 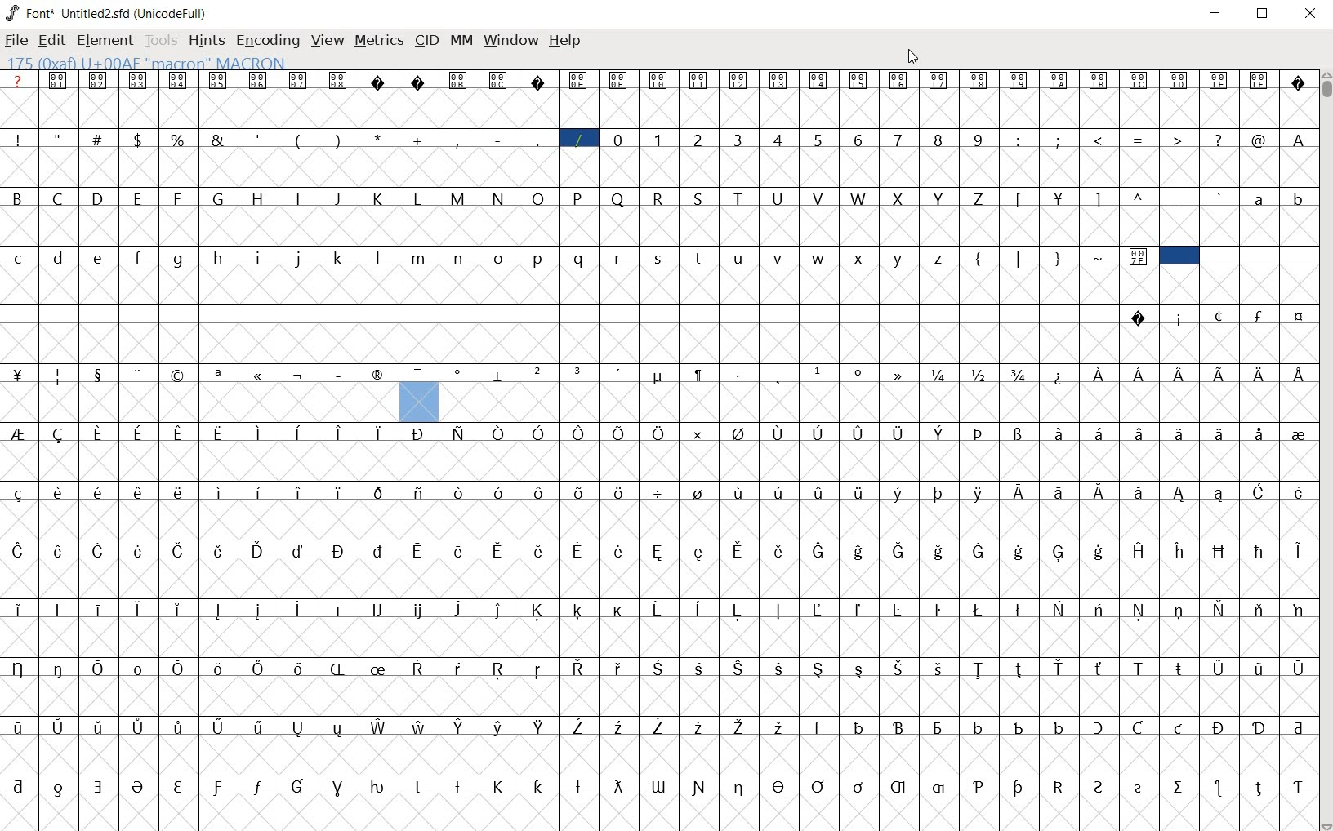 I want to click on Symbol, so click(x=660, y=549).